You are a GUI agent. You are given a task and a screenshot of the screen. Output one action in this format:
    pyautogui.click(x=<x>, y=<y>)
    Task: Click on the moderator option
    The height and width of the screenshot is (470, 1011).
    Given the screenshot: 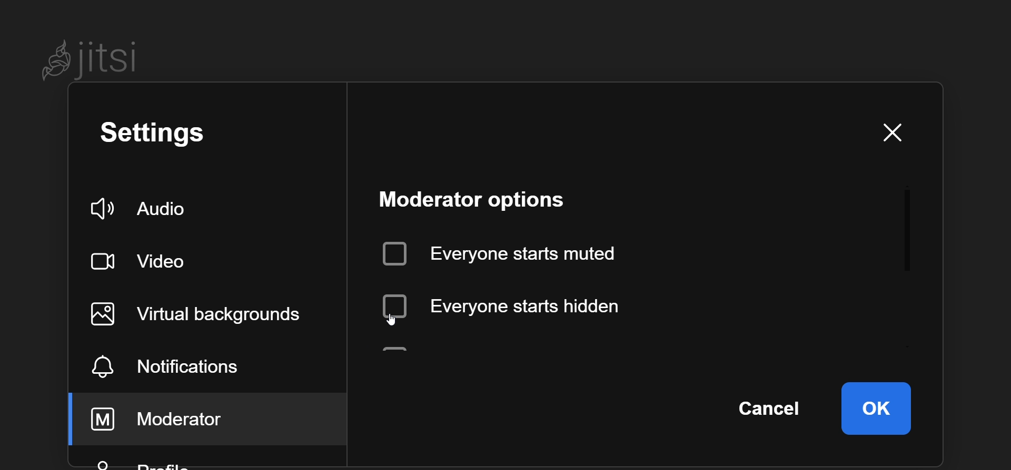 What is the action you would take?
    pyautogui.click(x=481, y=197)
    